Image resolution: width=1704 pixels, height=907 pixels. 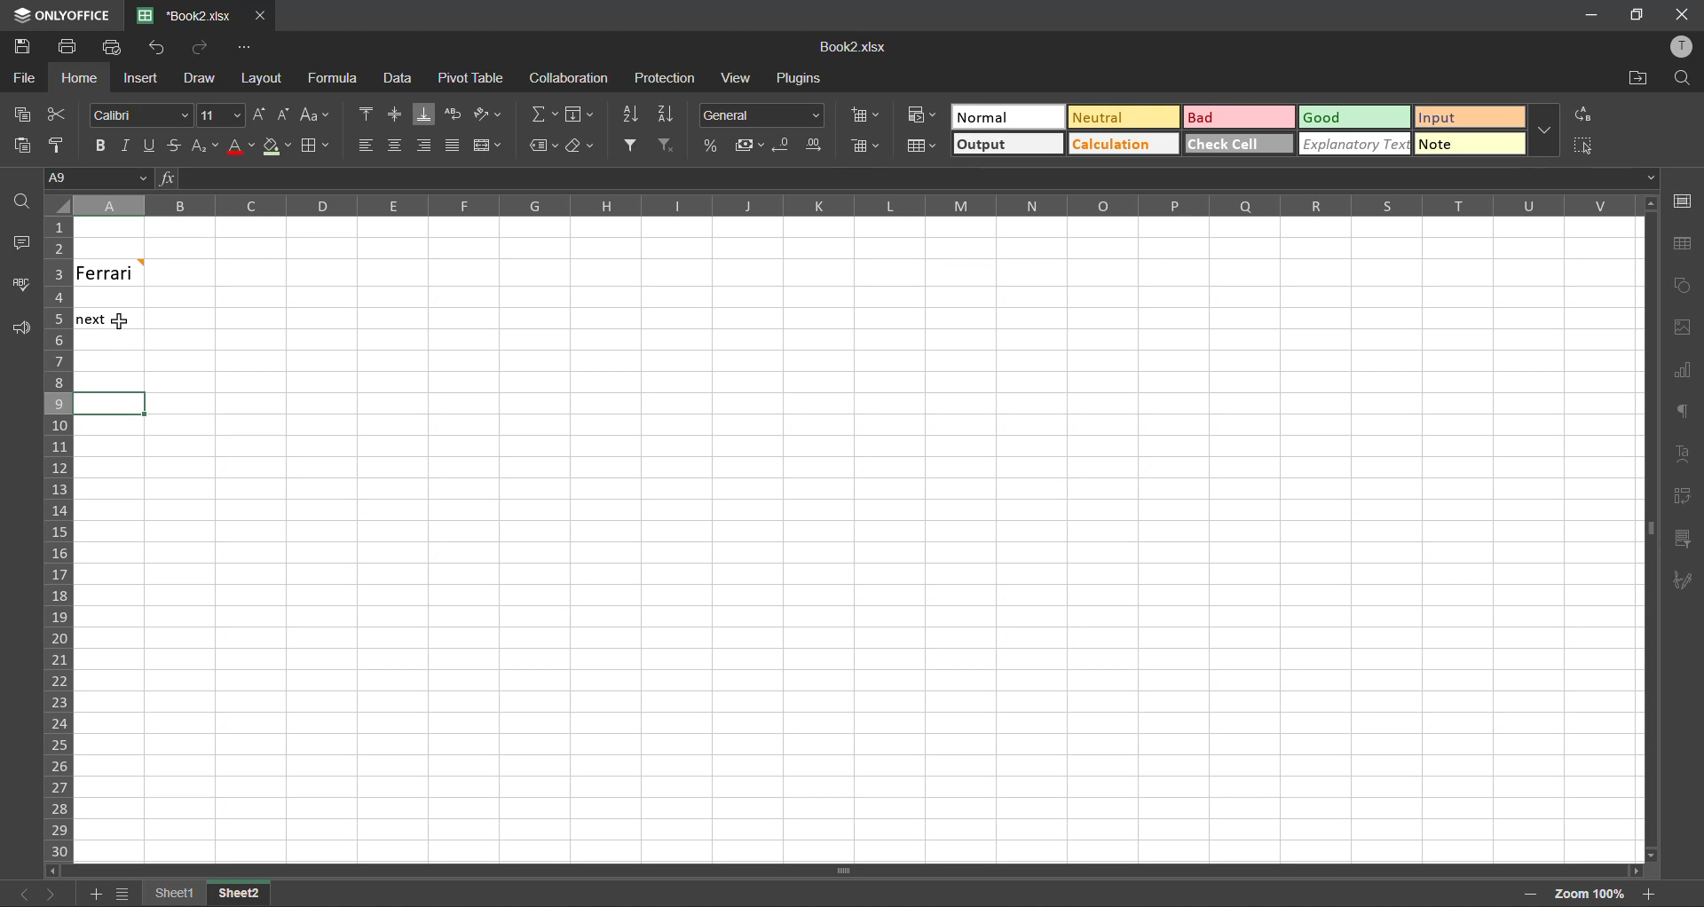 I want to click on print, so click(x=69, y=46).